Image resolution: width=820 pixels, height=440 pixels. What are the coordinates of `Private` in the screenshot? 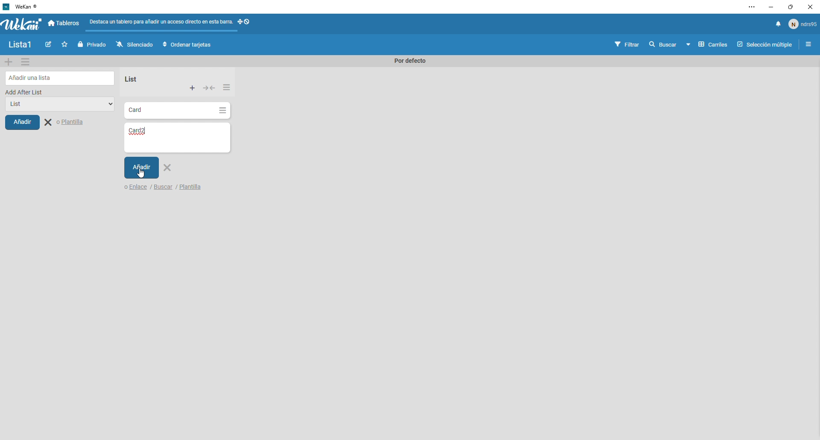 It's located at (93, 44).